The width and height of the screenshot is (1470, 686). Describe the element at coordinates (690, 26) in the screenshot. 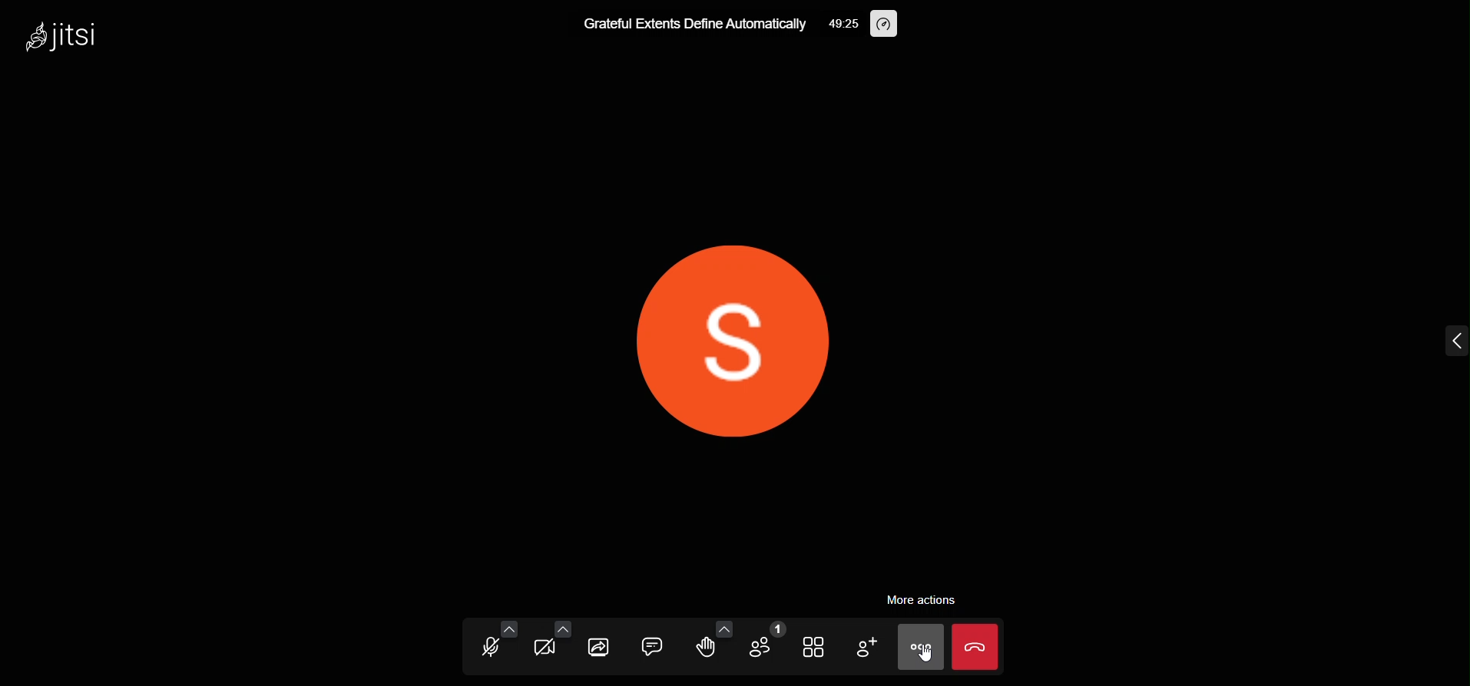

I see `meeting title` at that location.